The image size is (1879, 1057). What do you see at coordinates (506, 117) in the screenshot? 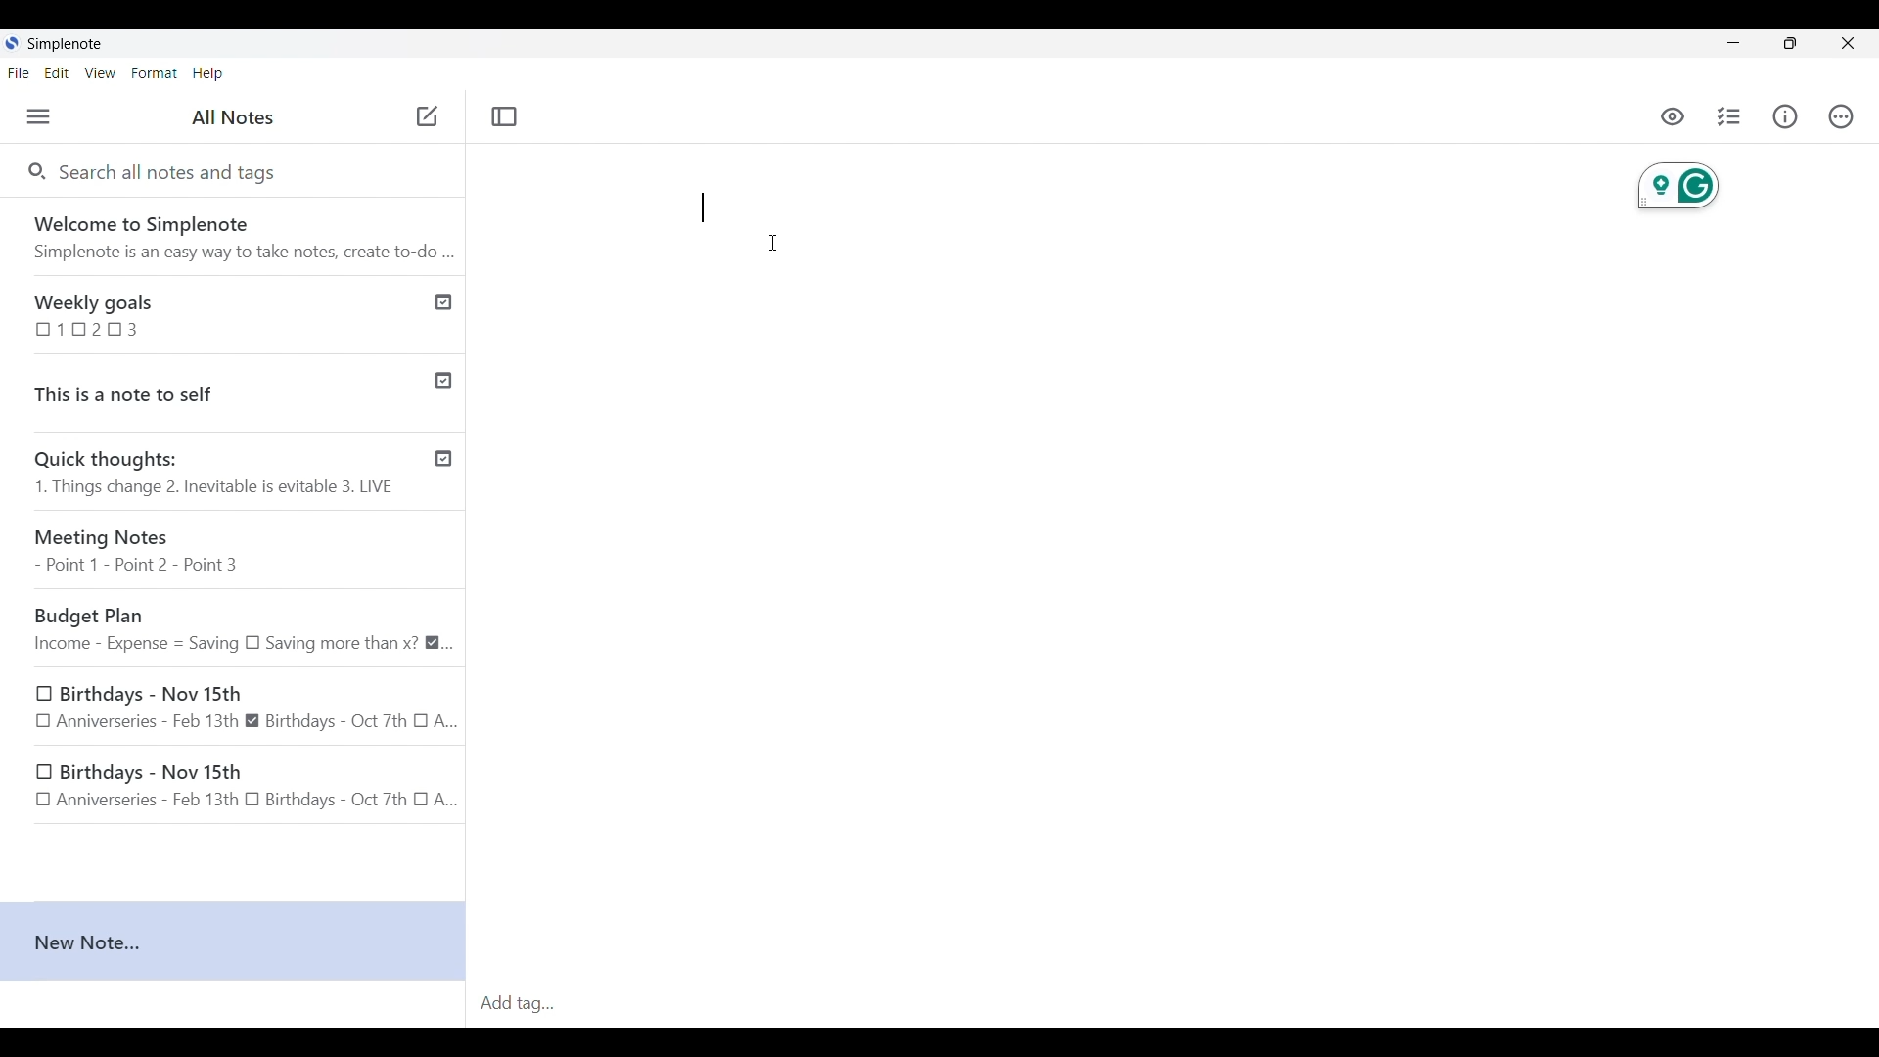
I see `Toggle focus mode` at bounding box center [506, 117].